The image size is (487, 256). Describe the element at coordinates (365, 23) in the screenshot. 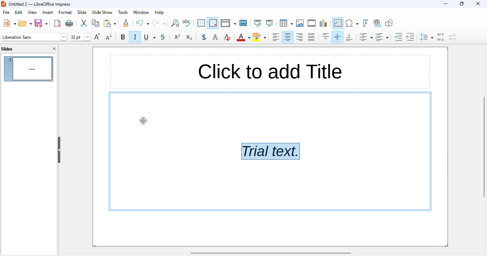

I see `insert fontwork text` at that location.